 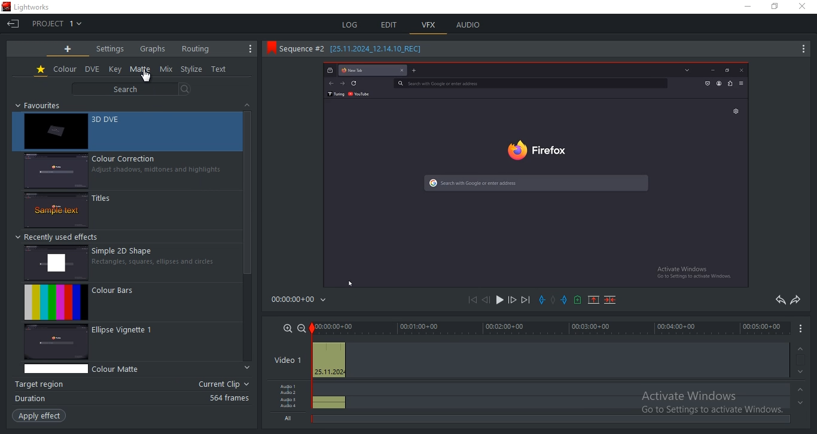 I want to click on graphs, so click(x=153, y=48).